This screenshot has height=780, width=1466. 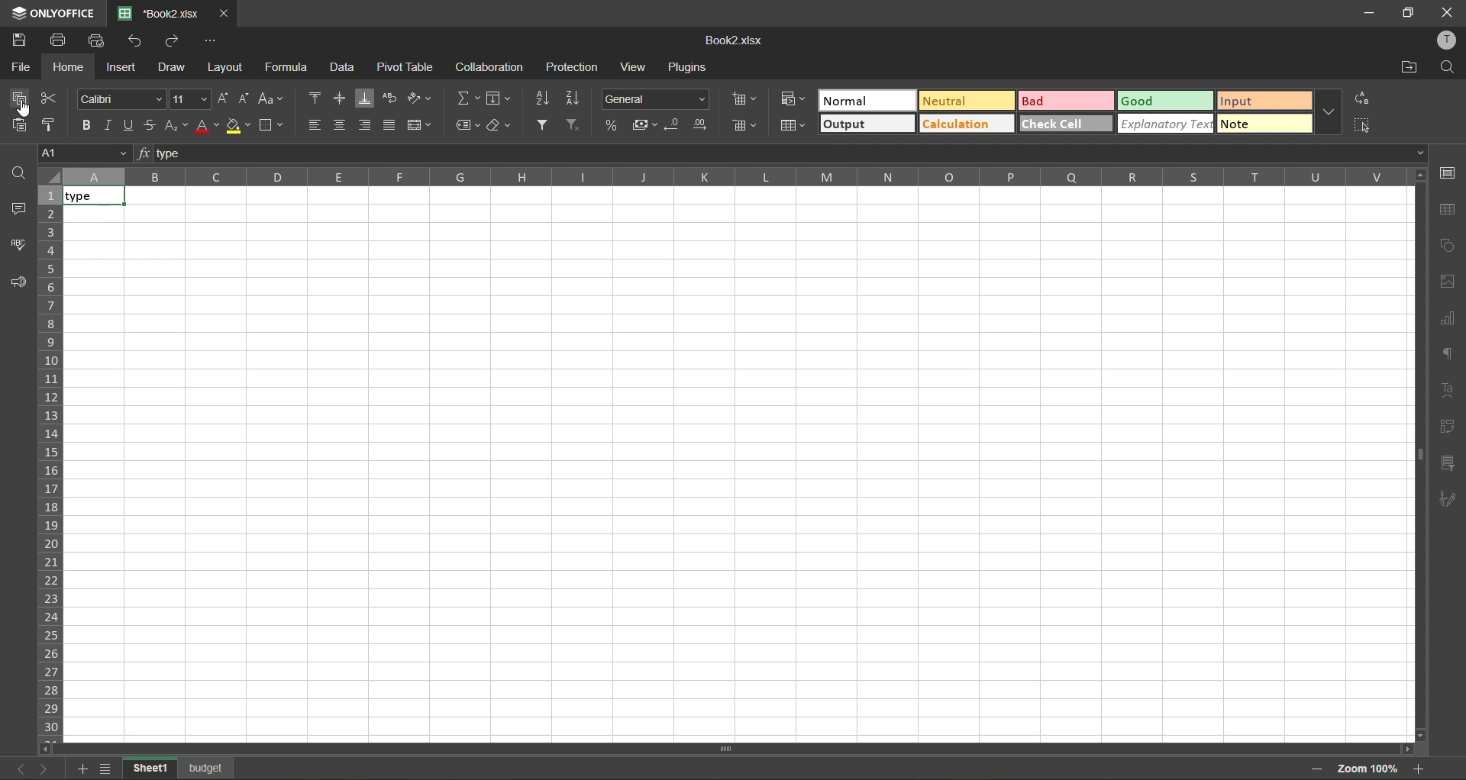 What do you see at coordinates (21, 769) in the screenshot?
I see `previous` at bounding box center [21, 769].